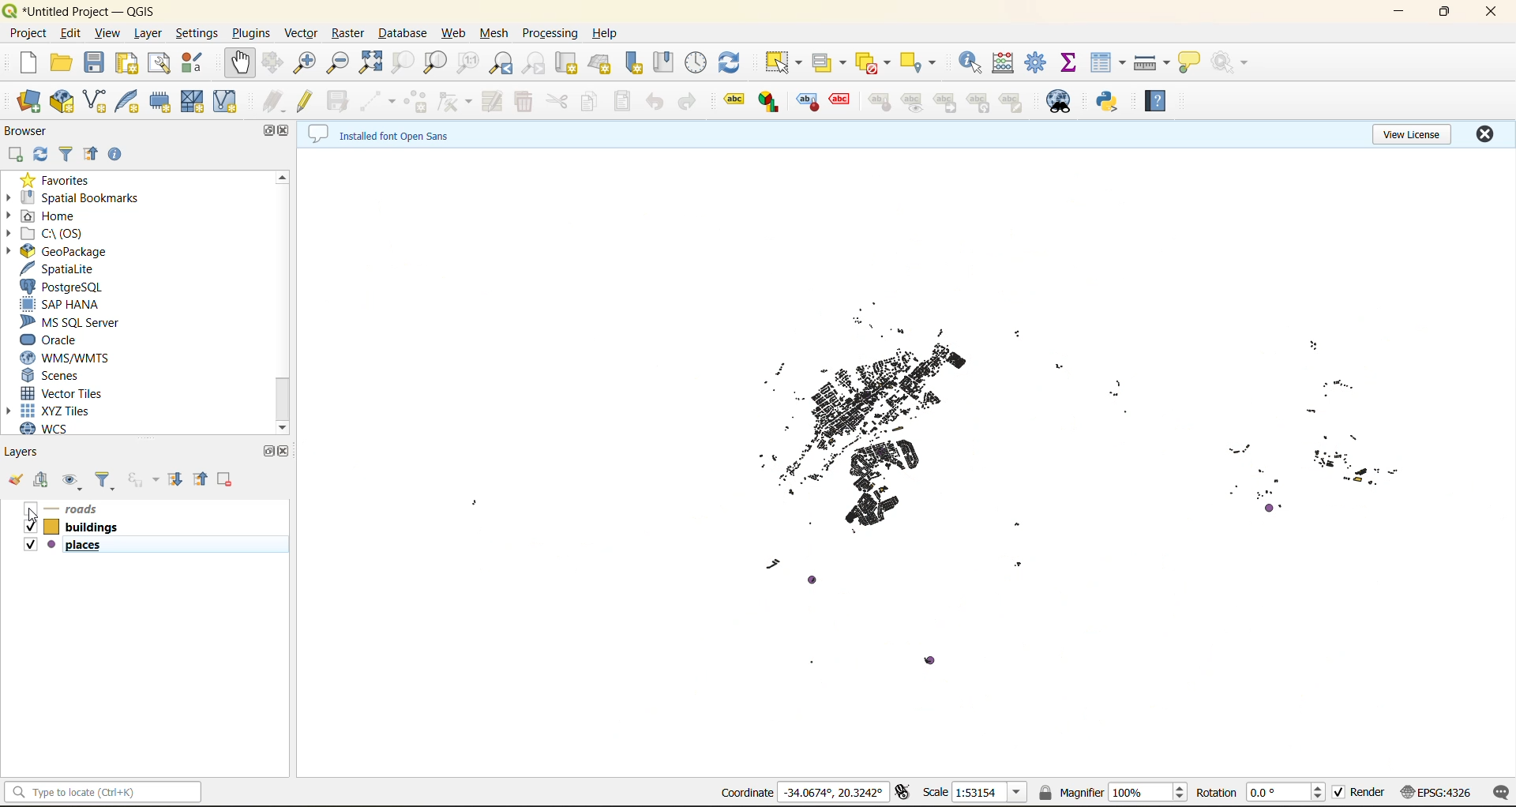  I want to click on project, so click(29, 34).